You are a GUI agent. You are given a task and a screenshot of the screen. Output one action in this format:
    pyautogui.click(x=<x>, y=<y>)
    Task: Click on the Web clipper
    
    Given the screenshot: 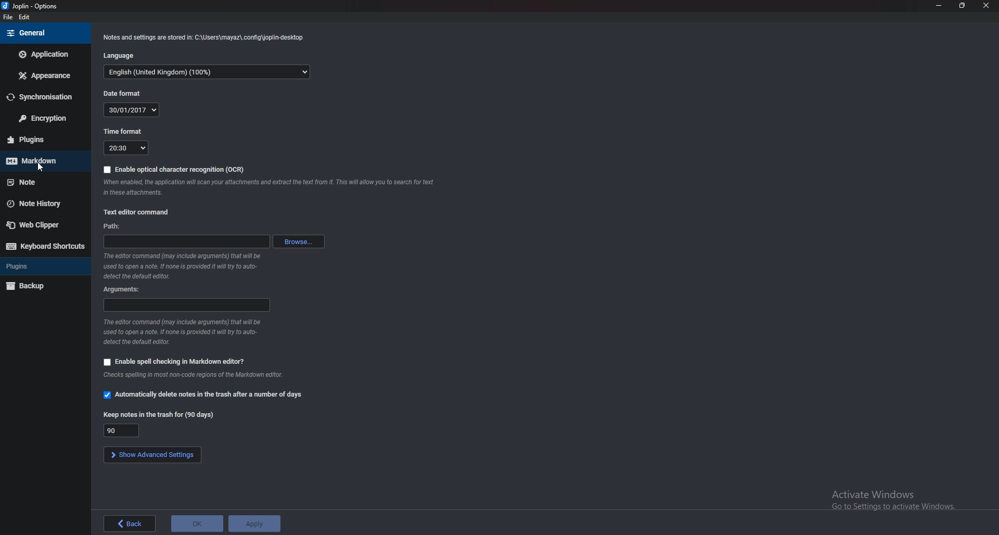 What is the action you would take?
    pyautogui.click(x=41, y=223)
    